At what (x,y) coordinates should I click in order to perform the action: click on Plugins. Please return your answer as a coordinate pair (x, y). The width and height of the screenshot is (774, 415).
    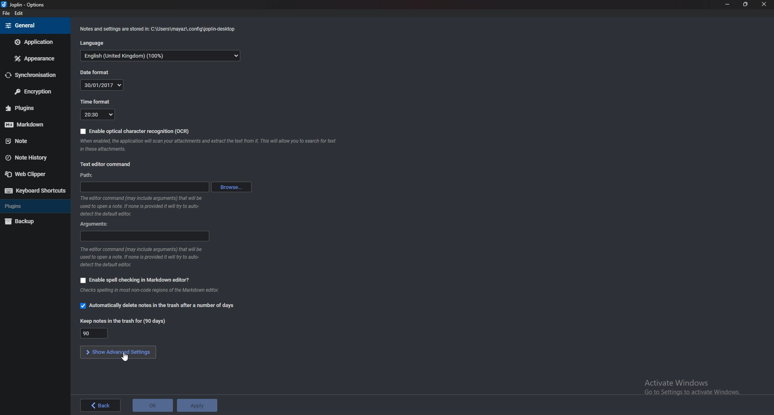
    Looking at the image, I should click on (34, 205).